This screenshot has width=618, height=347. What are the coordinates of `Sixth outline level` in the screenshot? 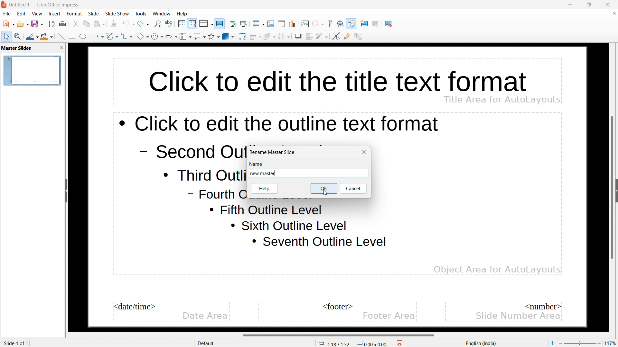 It's located at (289, 226).